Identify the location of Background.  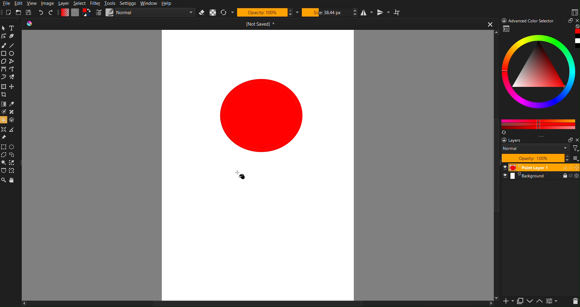
(541, 176).